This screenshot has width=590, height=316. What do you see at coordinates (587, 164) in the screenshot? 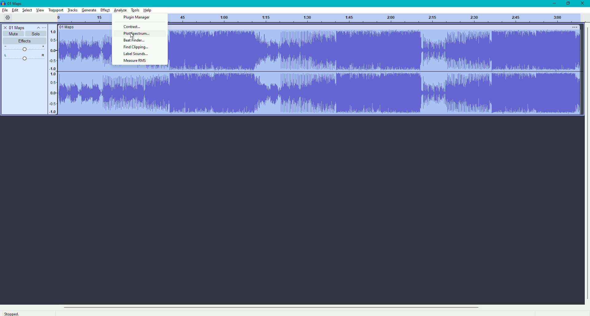
I see `vertical scrollbar` at bounding box center [587, 164].